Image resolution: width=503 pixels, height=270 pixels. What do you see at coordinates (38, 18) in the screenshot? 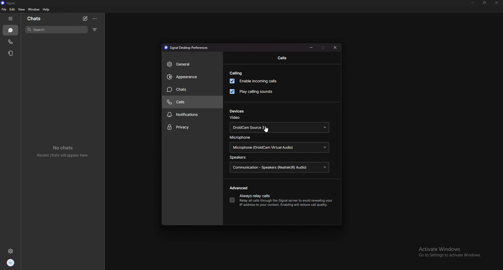
I see `chats` at bounding box center [38, 18].